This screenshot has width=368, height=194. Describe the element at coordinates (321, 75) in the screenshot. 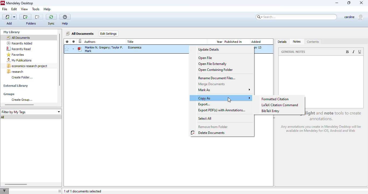

I see `notes section` at that location.